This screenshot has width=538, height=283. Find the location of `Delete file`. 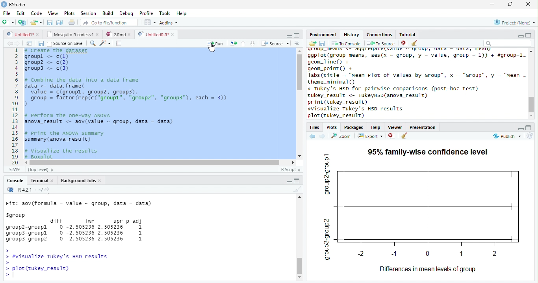

Delete file is located at coordinates (405, 43).